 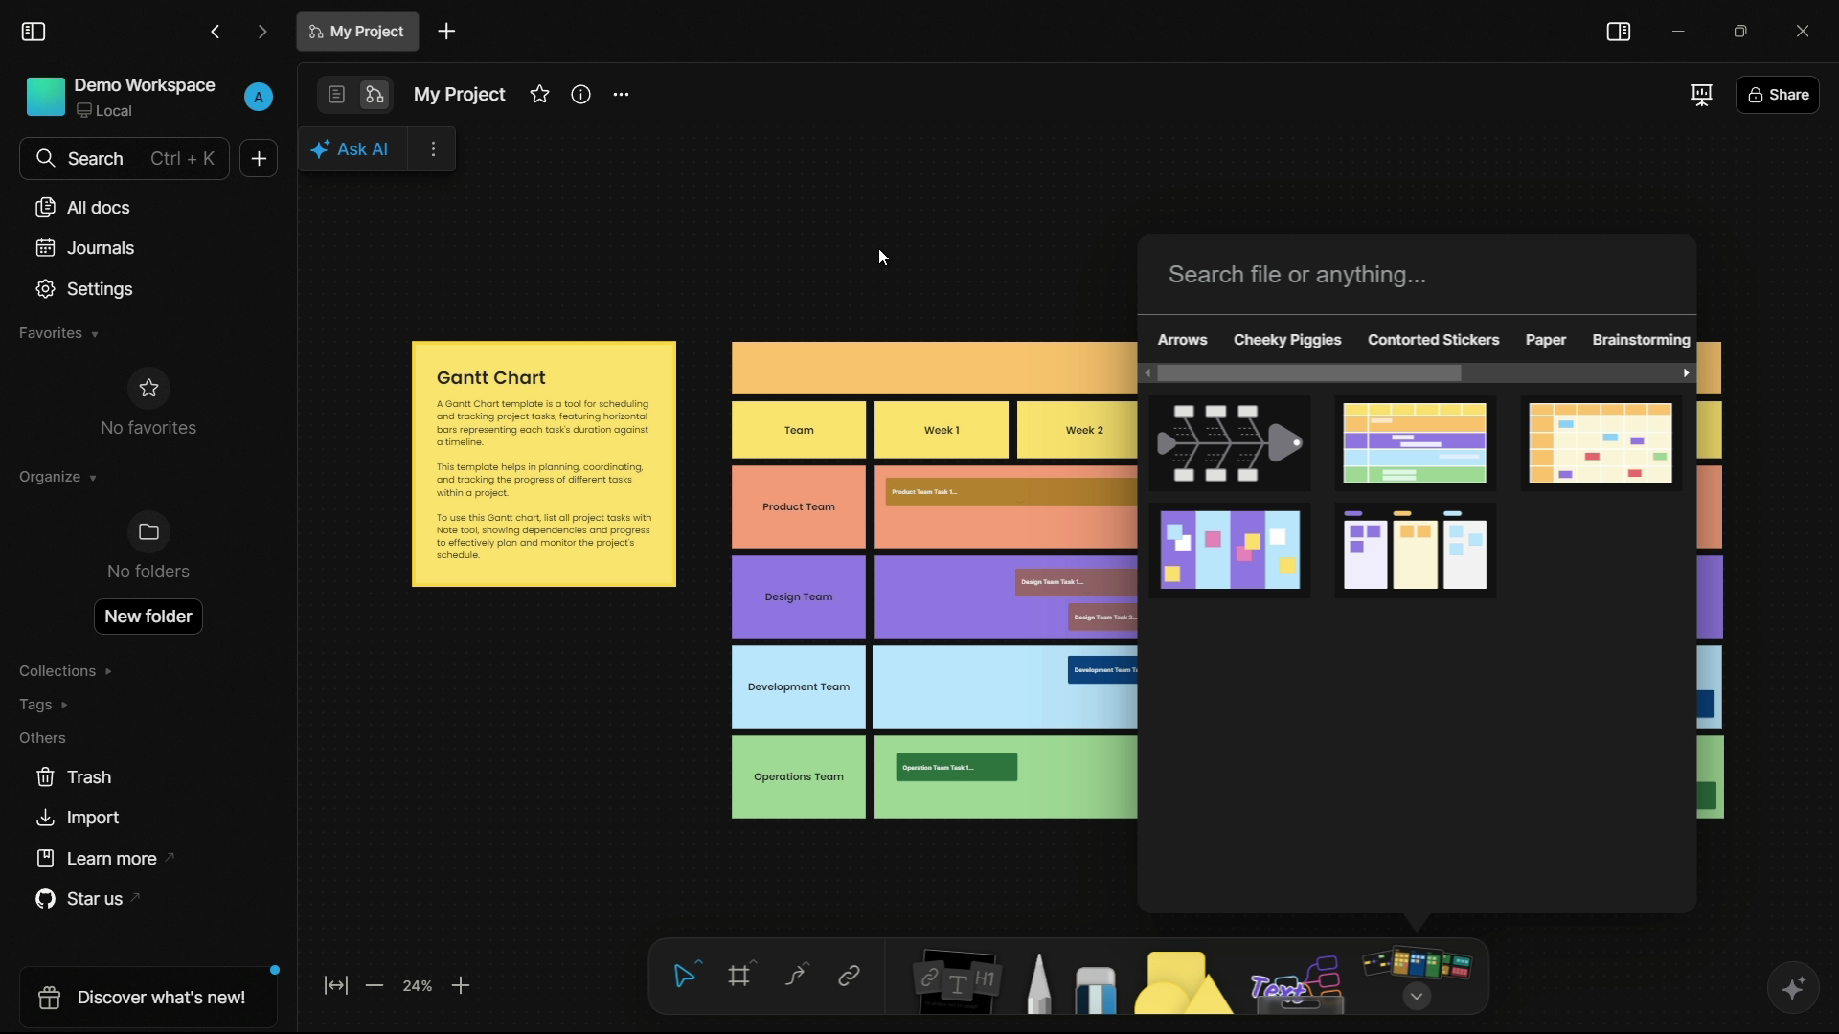 What do you see at coordinates (538, 95) in the screenshot?
I see `favorite` at bounding box center [538, 95].